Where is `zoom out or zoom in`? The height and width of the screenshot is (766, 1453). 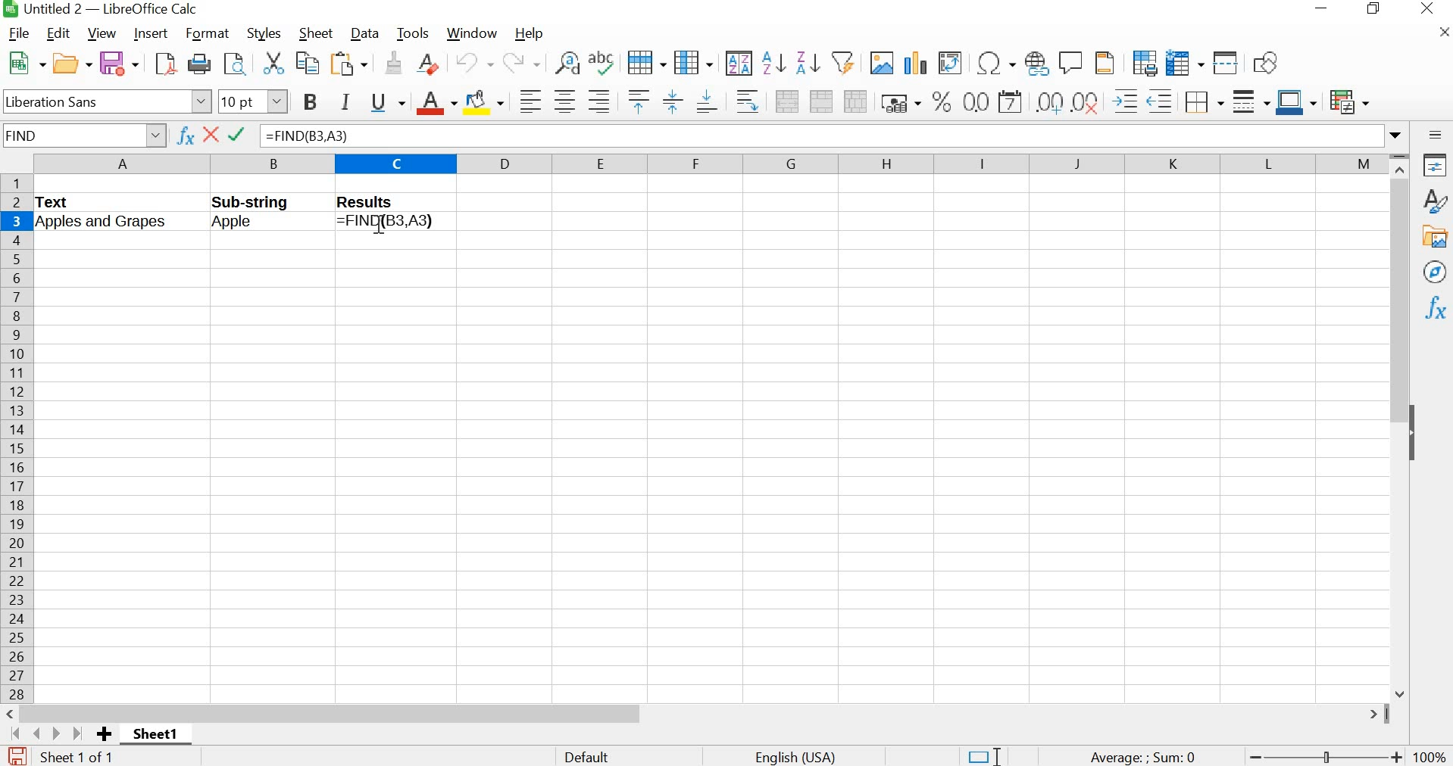 zoom out or zoom in is located at coordinates (1326, 755).